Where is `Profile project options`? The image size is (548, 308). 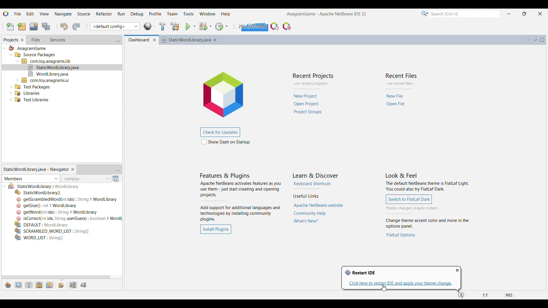 Profile project options is located at coordinates (227, 26).